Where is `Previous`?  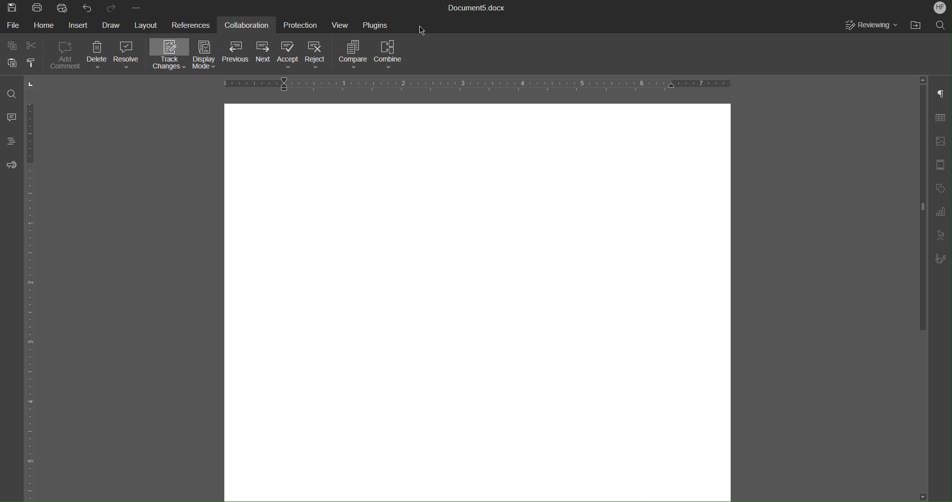 Previous is located at coordinates (238, 55).